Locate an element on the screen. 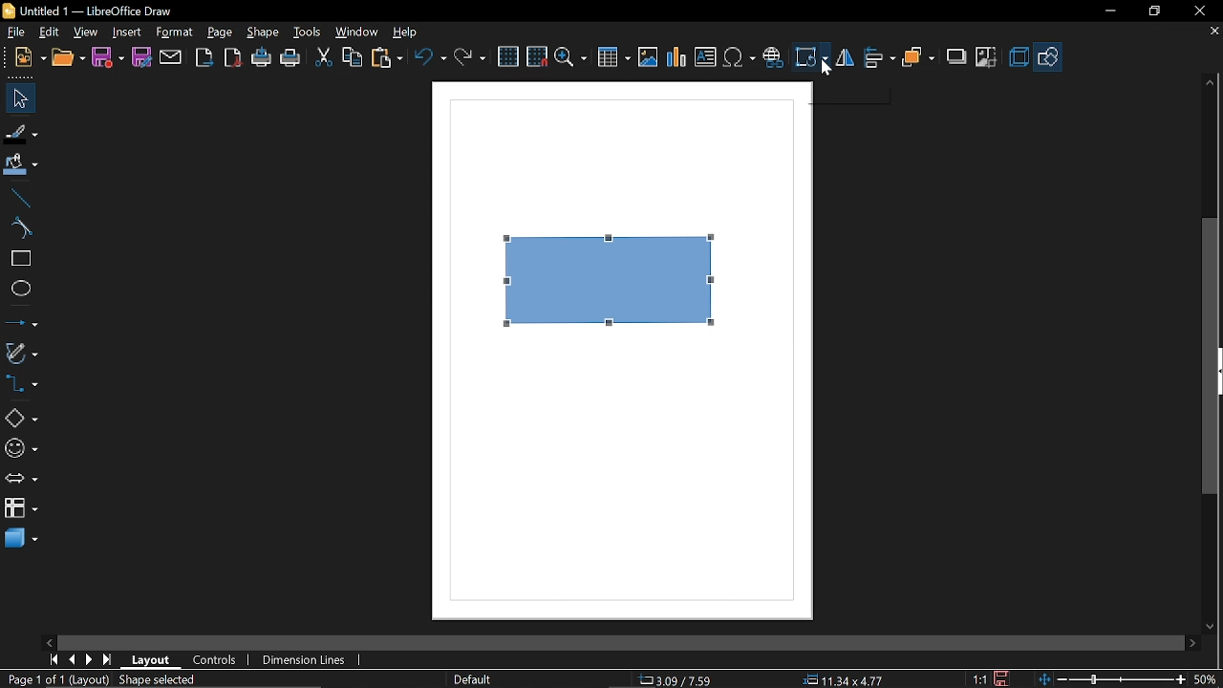 The height and width of the screenshot is (688, 1223). help is located at coordinates (405, 33).